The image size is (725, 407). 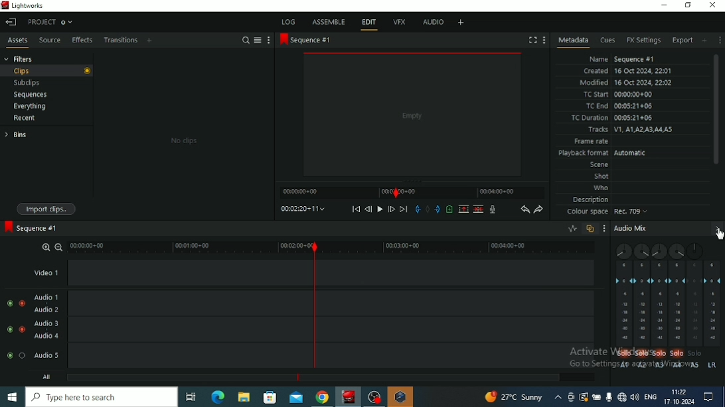 I want to click on Toggle between list and tile view, so click(x=258, y=40).